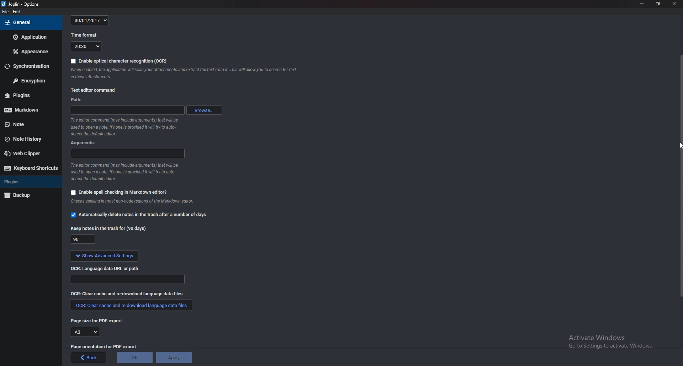  What do you see at coordinates (85, 35) in the screenshot?
I see `Time format` at bounding box center [85, 35].